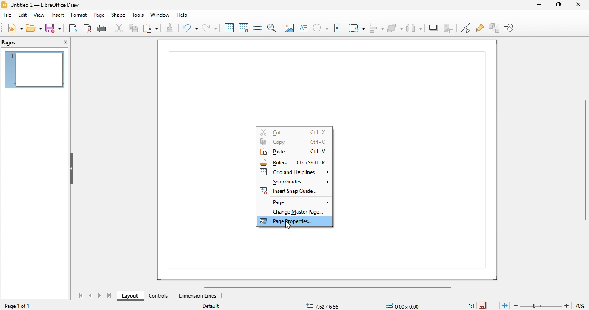  What do you see at coordinates (119, 29) in the screenshot?
I see `cut` at bounding box center [119, 29].